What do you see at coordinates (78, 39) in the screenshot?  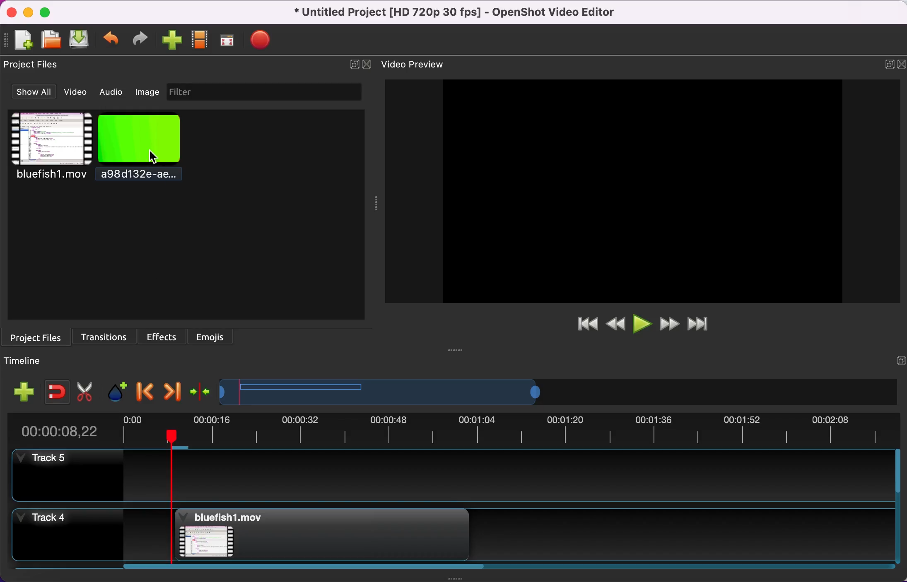 I see `save file` at bounding box center [78, 39].